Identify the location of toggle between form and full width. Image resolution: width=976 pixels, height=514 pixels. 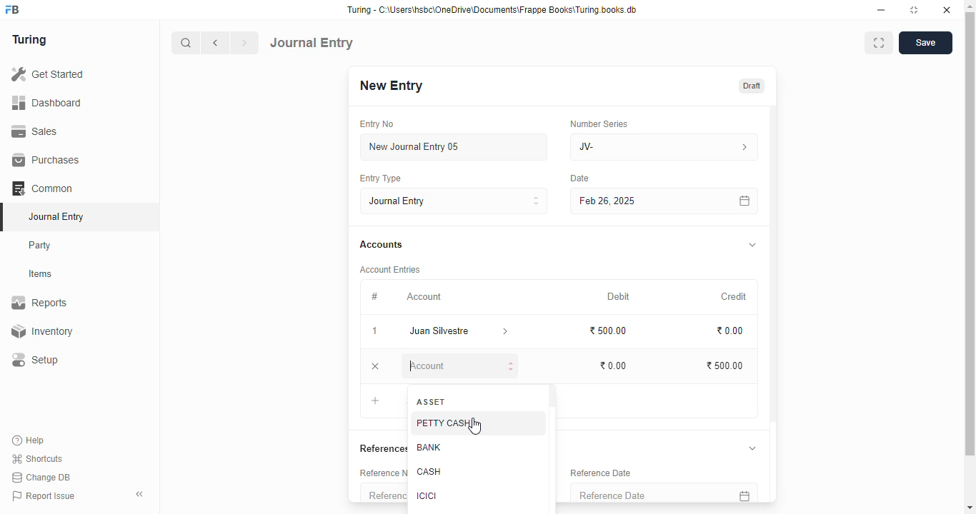
(878, 43).